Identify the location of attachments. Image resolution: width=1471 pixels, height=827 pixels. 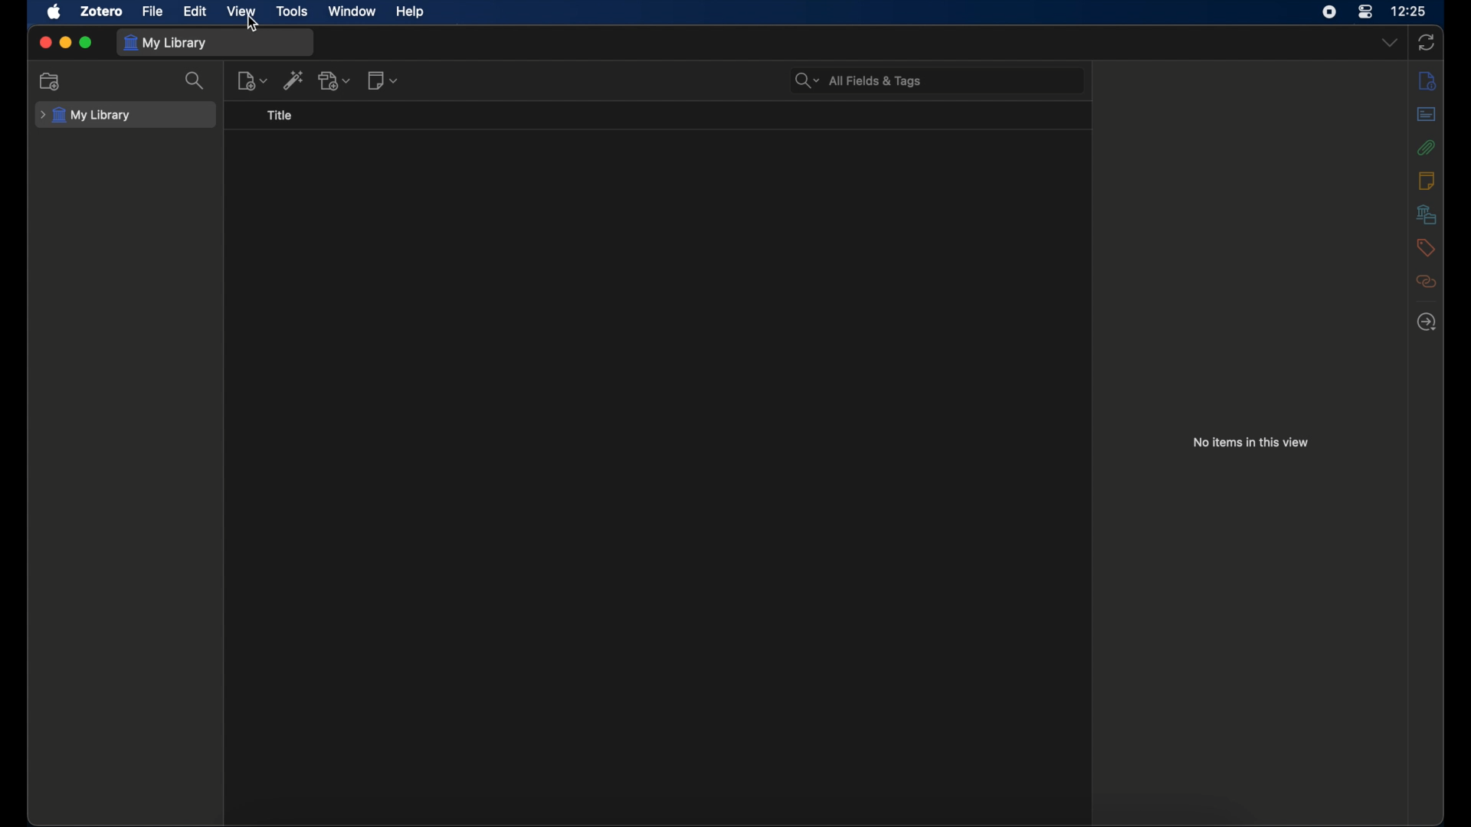
(1427, 147).